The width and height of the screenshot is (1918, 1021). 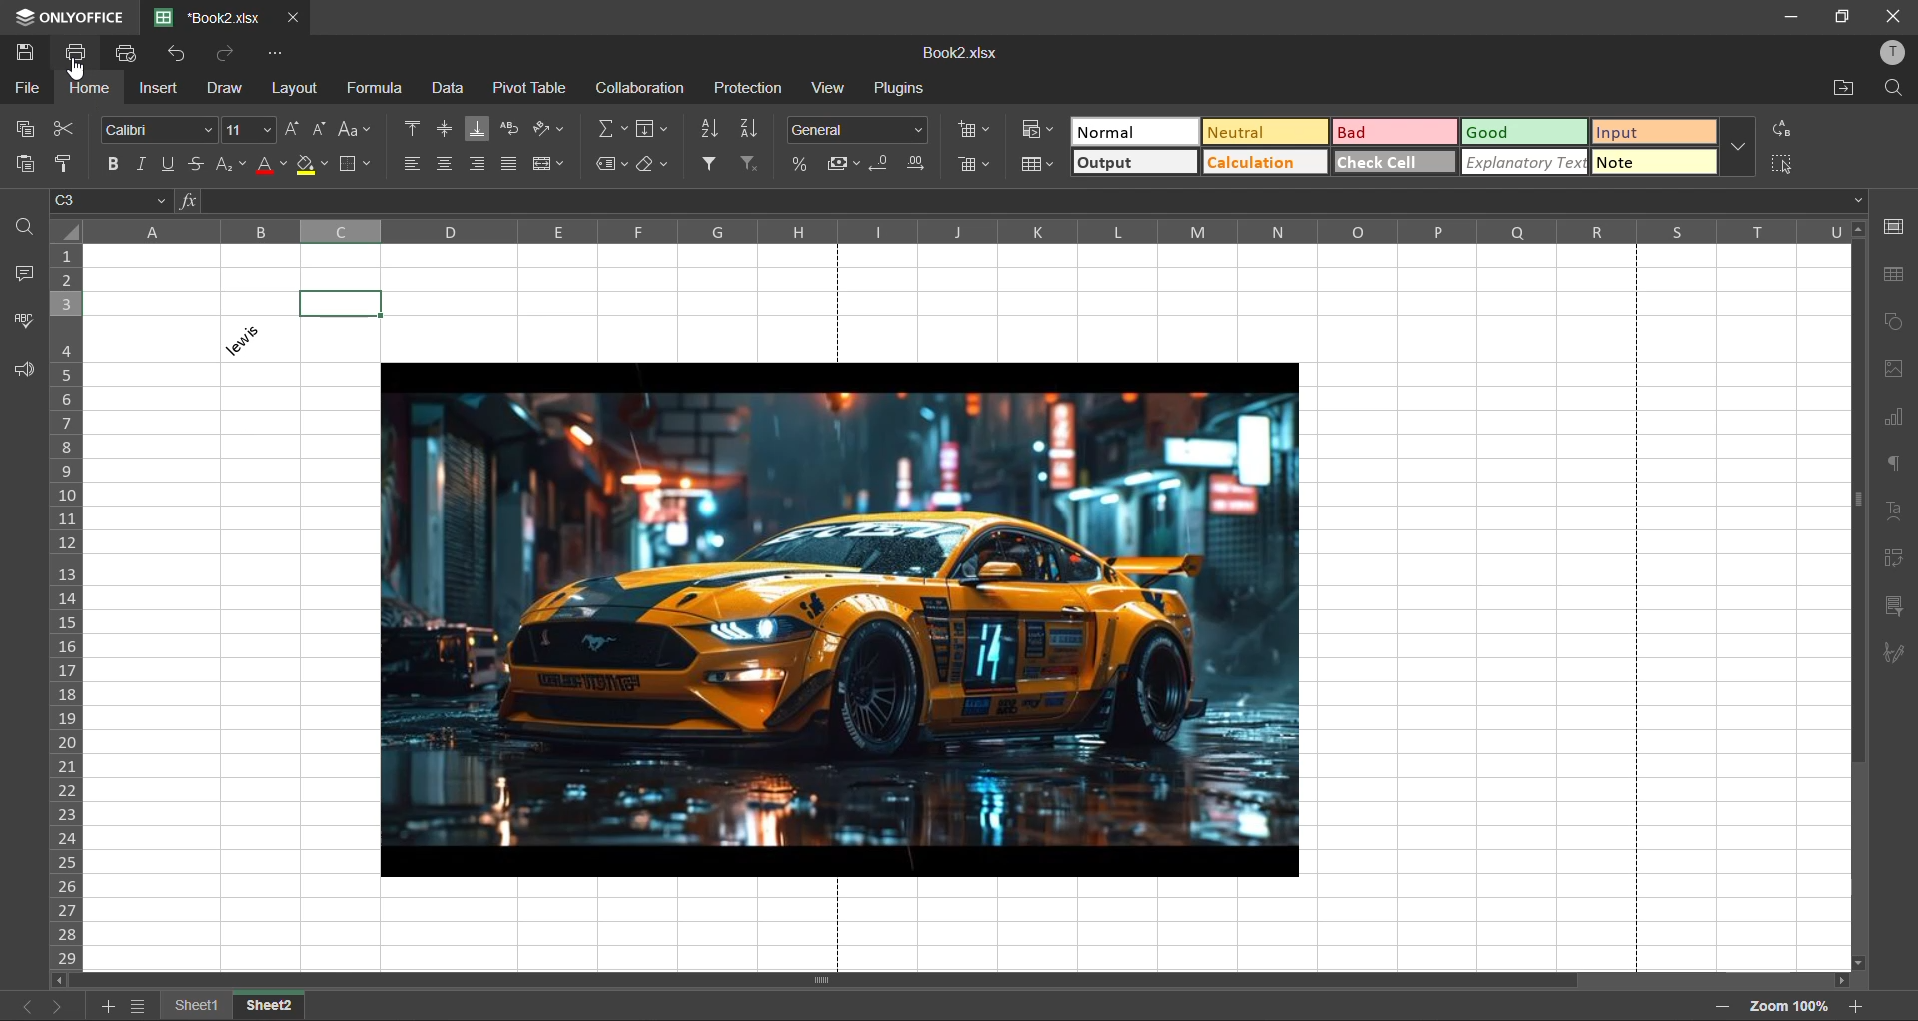 What do you see at coordinates (976, 131) in the screenshot?
I see `insert cells` at bounding box center [976, 131].